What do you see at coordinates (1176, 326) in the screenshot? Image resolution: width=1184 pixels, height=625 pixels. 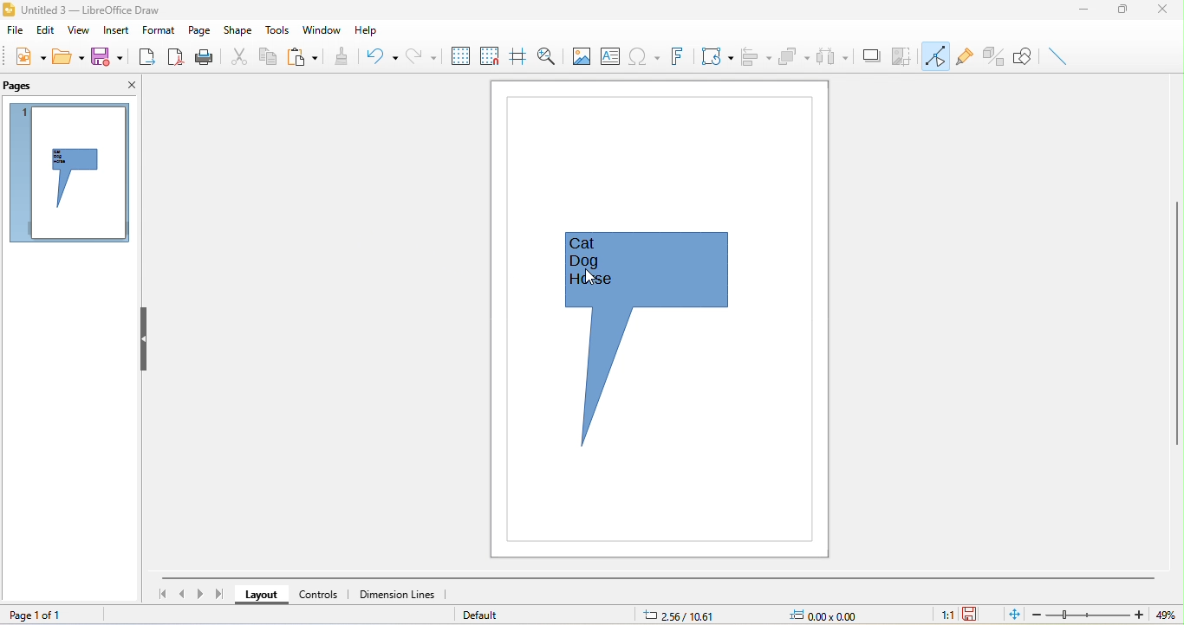 I see `vertical scroll bar` at bounding box center [1176, 326].